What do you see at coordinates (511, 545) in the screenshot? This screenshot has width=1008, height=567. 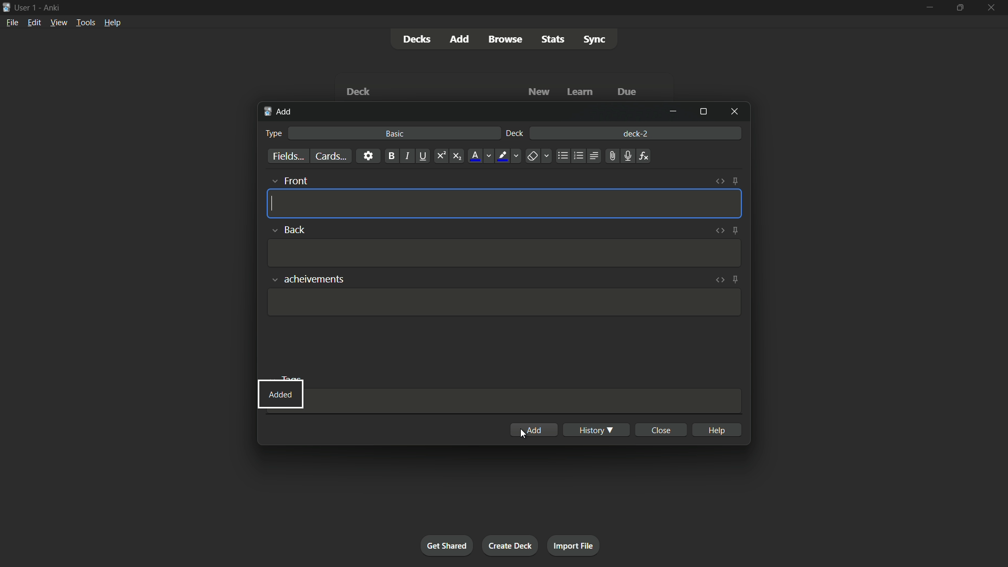 I see `create deck` at bounding box center [511, 545].